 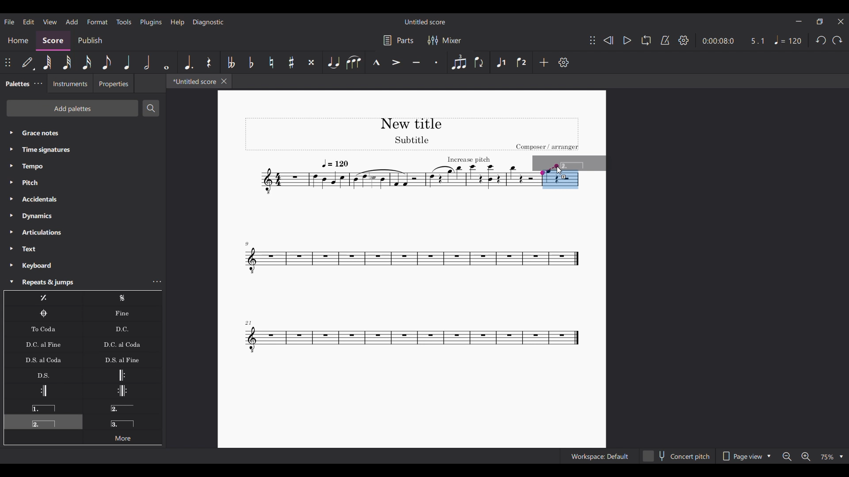 I want to click on Close , so click(x=224, y=81).